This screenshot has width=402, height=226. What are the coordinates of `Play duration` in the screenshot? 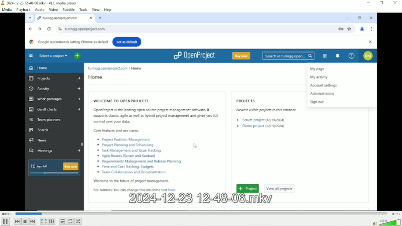 It's located at (200, 214).